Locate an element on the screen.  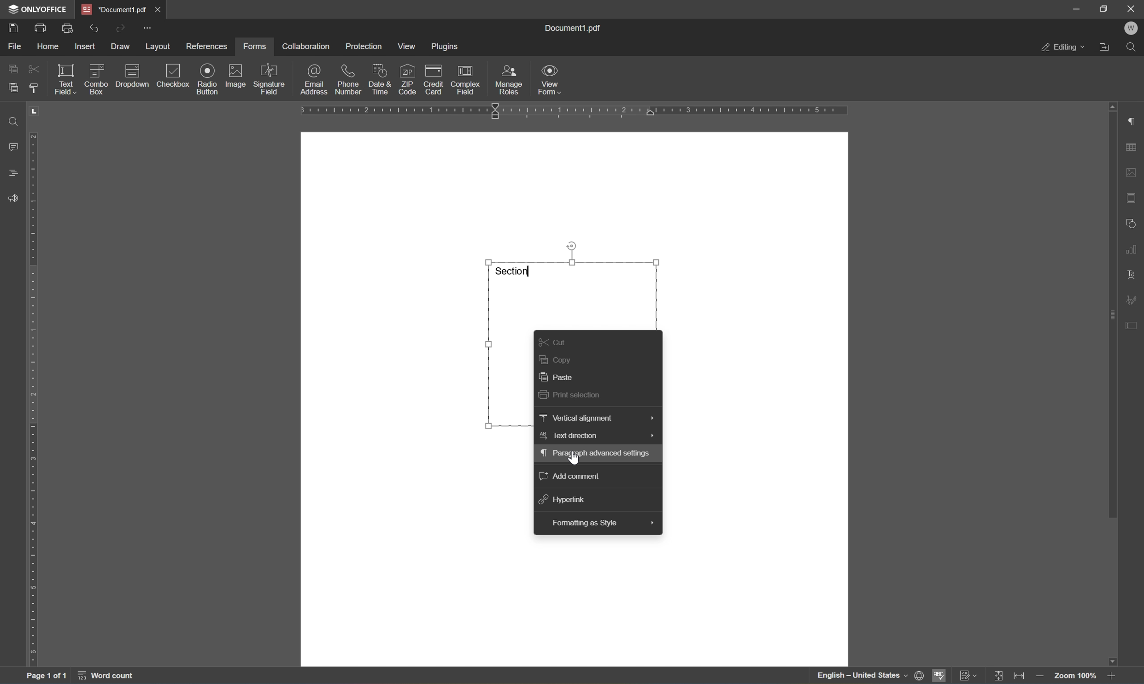
chart settings is located at coordinates (1133, 249).